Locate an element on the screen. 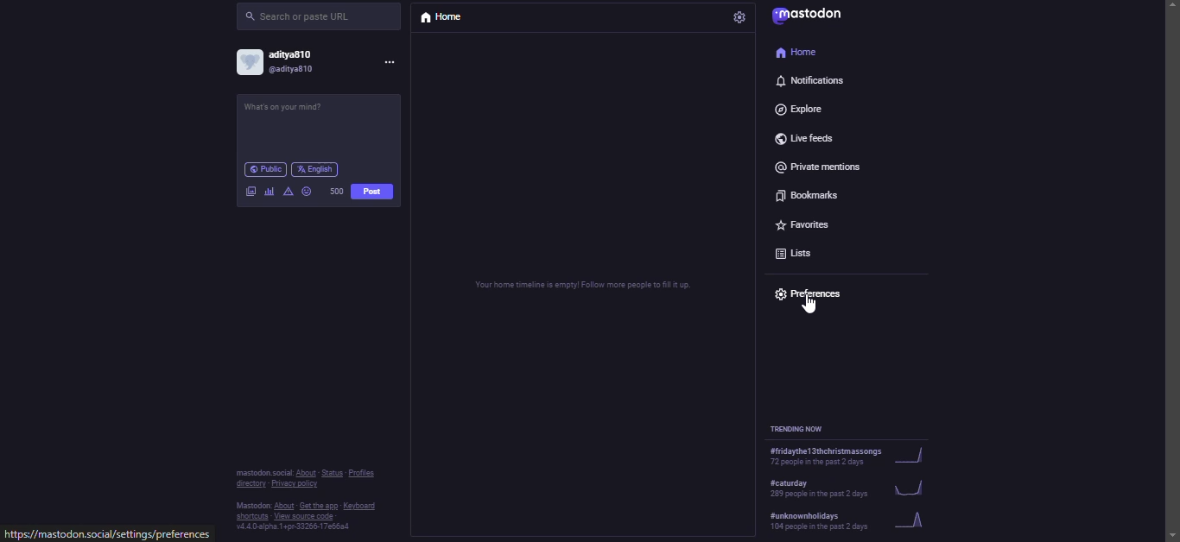 The width and height of the screenshot is (1180, 542). mastodon logo is located at coordinates (815, 15).